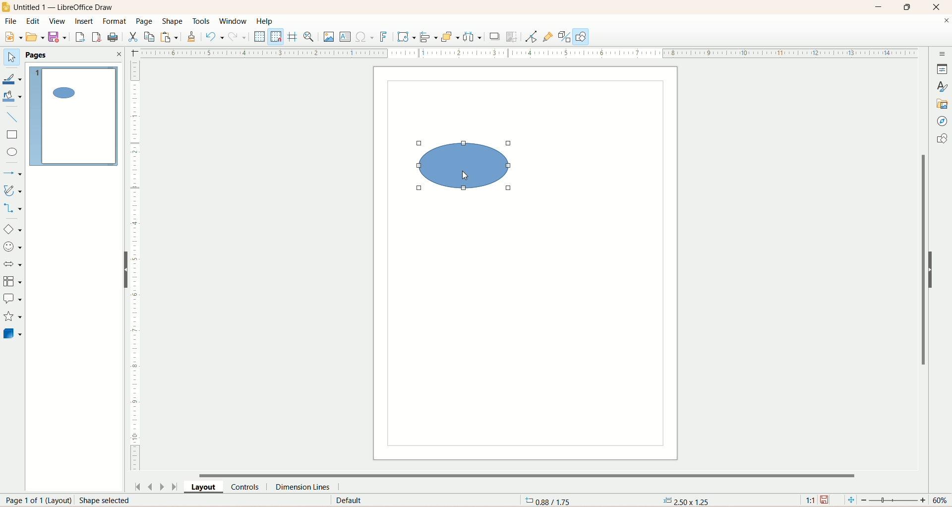 Image resolution: width=952 pixels, height=507 pixels. I want to click on zoom and pan, so click(311, 38).